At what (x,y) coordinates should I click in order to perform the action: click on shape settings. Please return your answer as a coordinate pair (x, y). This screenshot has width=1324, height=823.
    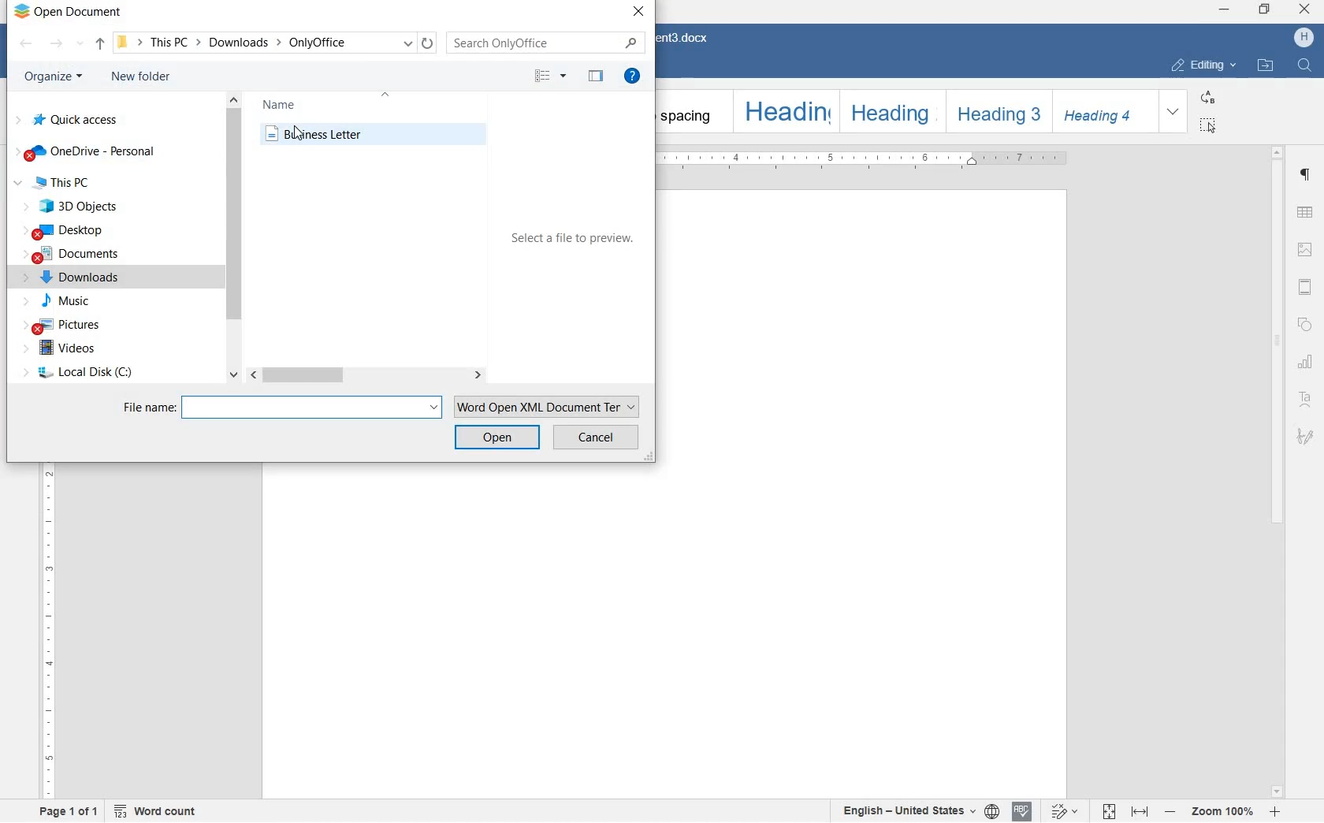
    Looking at the image, I should click on (1307, 322).